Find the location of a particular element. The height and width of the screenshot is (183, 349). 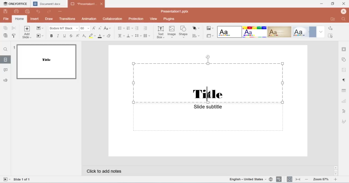

Menu is located at coordinates (61, 11).